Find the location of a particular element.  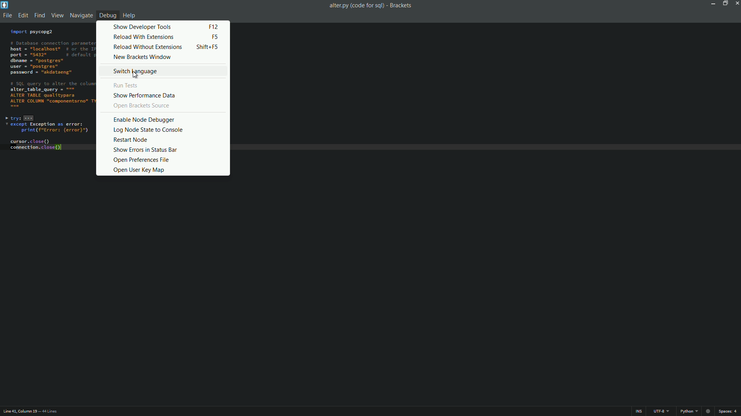

navigate menu is located at coordinates (80, 15).